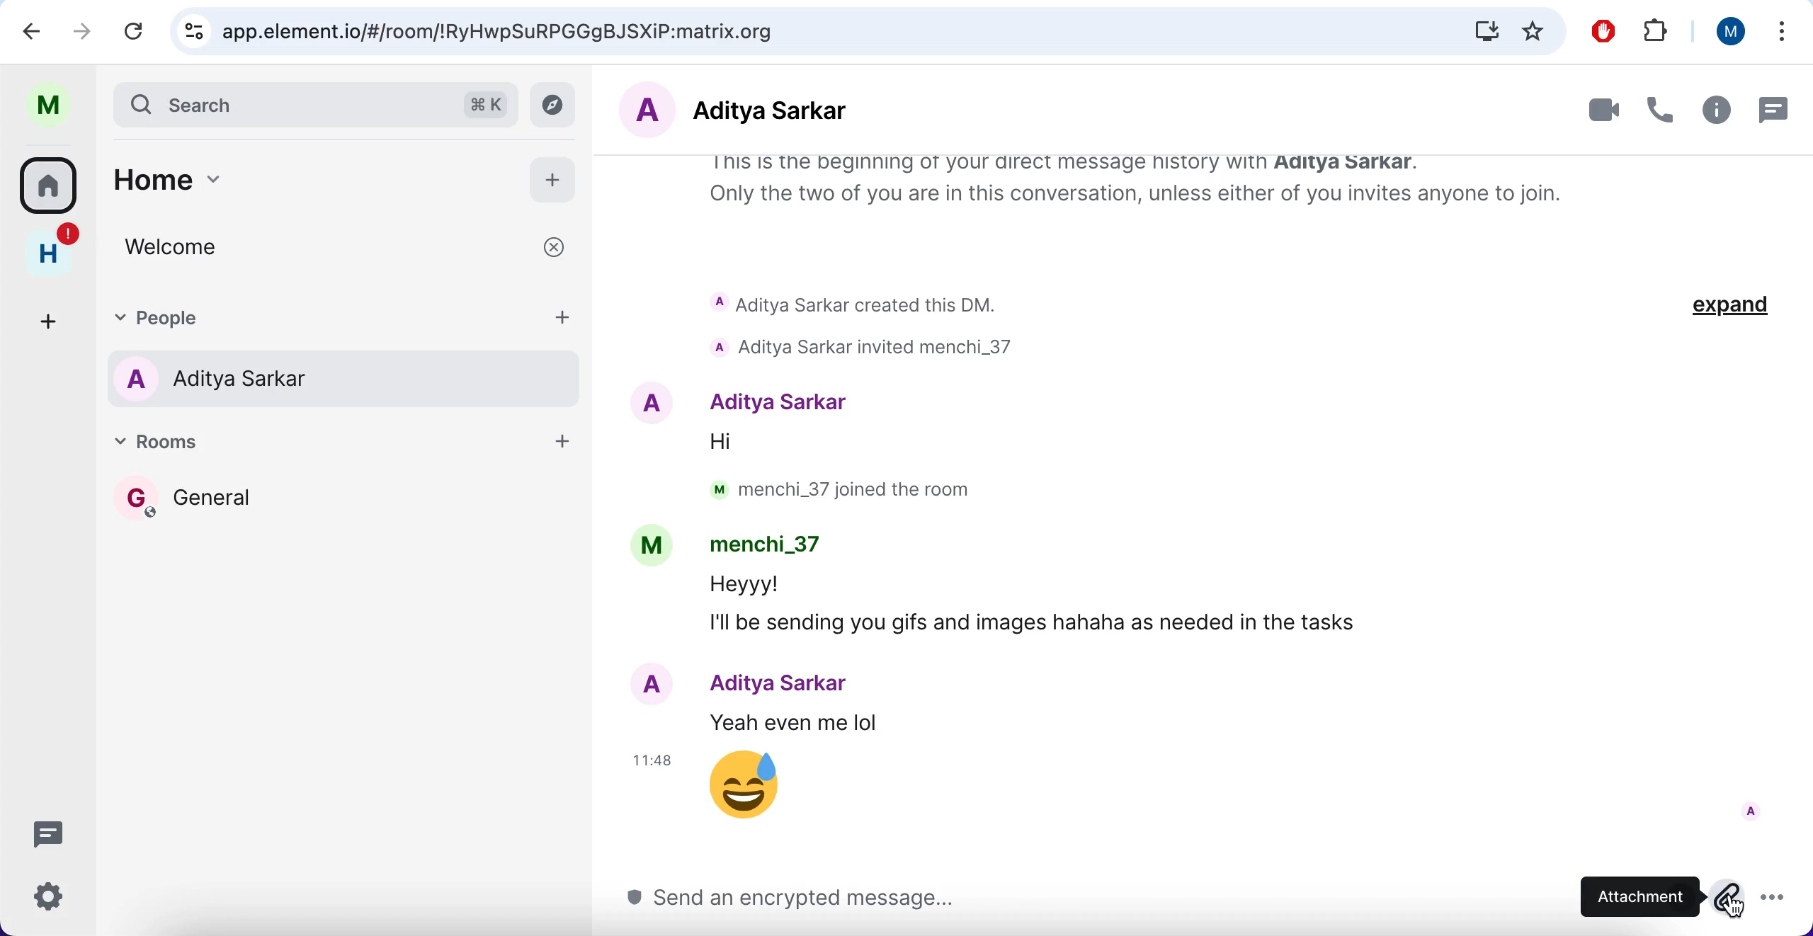 This screenshot has height=936, width=1813. What do you see at coordinates (861, 351) in the screenshot?
I see `aditya sarkar invited menchi_37` at bounding box center [861, 351].